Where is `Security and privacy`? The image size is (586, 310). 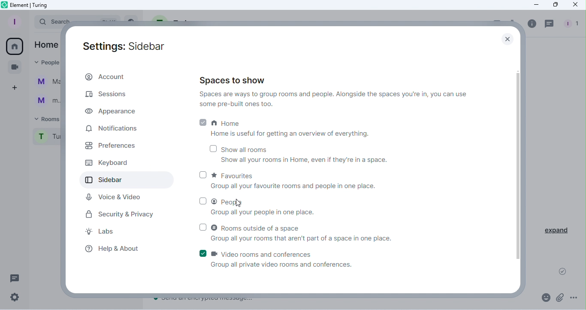
Security and privacy is located at coordinates (118, 213).